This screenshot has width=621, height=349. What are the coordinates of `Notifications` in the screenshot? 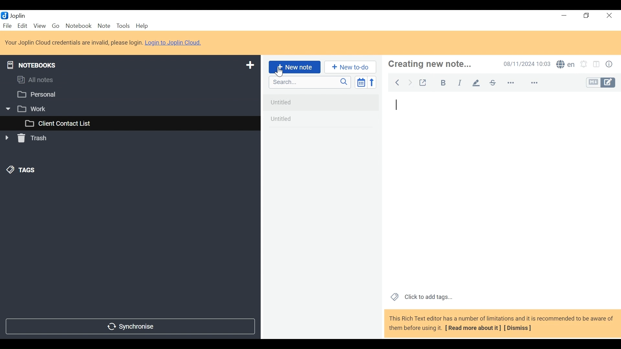 It's located at (585, 64).